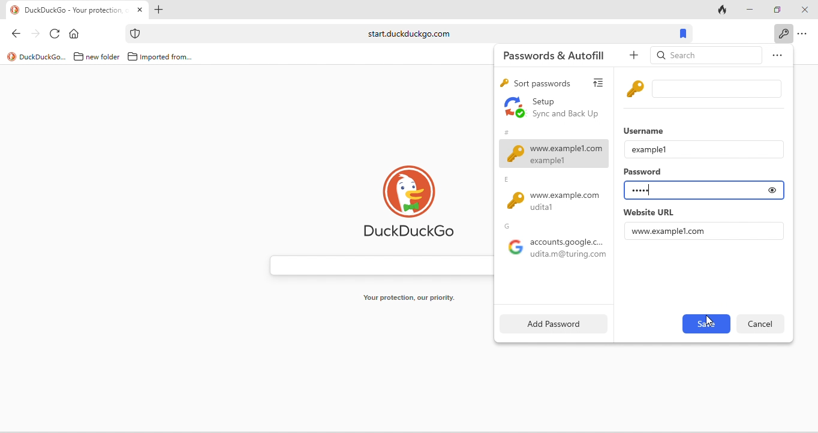  I want to click on forward, so click(34, 32).